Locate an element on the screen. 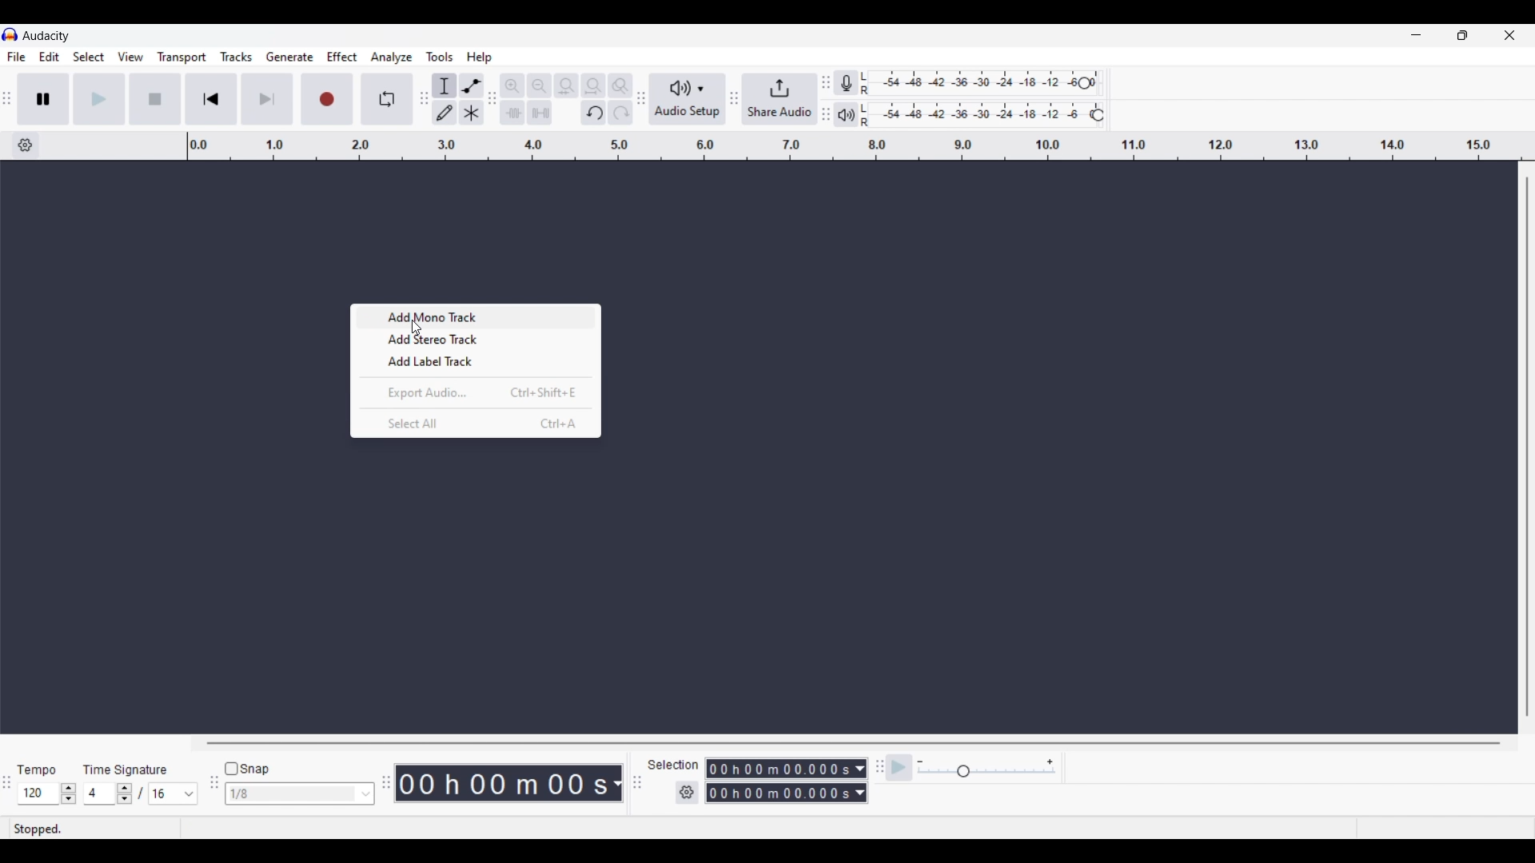 The image size is (1535, 863). Selection tool is located at coordinates (445, 86).